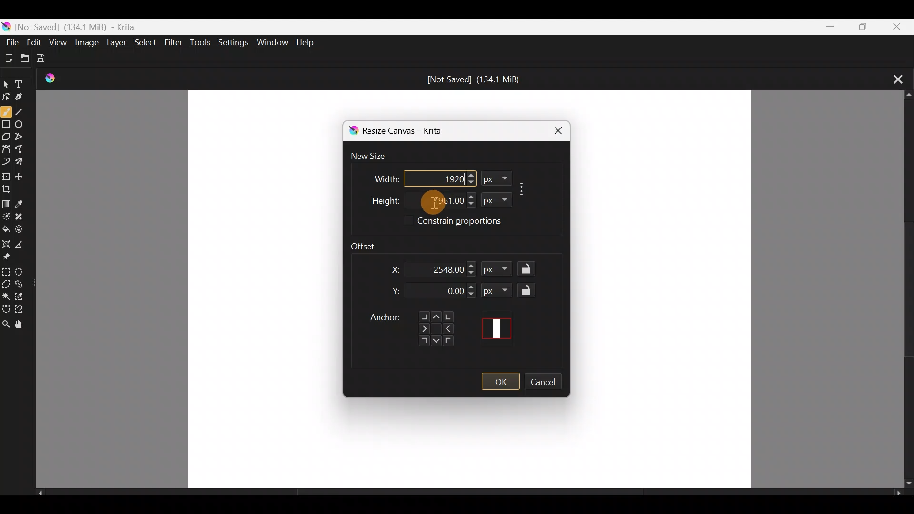 This screenshot has height=514, width=914. What do you see at coordinates (23, 201) in the screenshot?
I see `Sample a colour from the image/current layer` at bounding box center [23, 201].